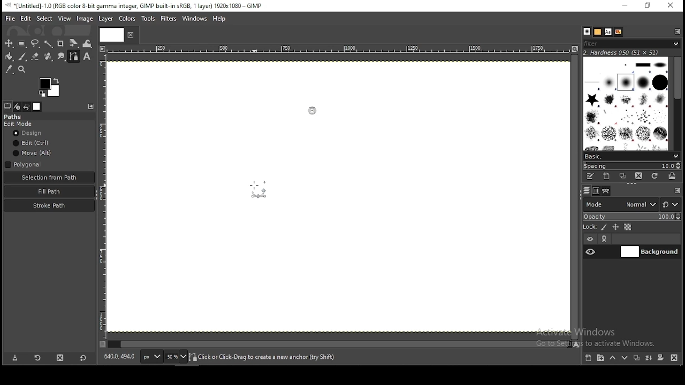  What do you see at coordinates (10, 19) in the screenshot?
I see `file` at bounding box center [10, 19].